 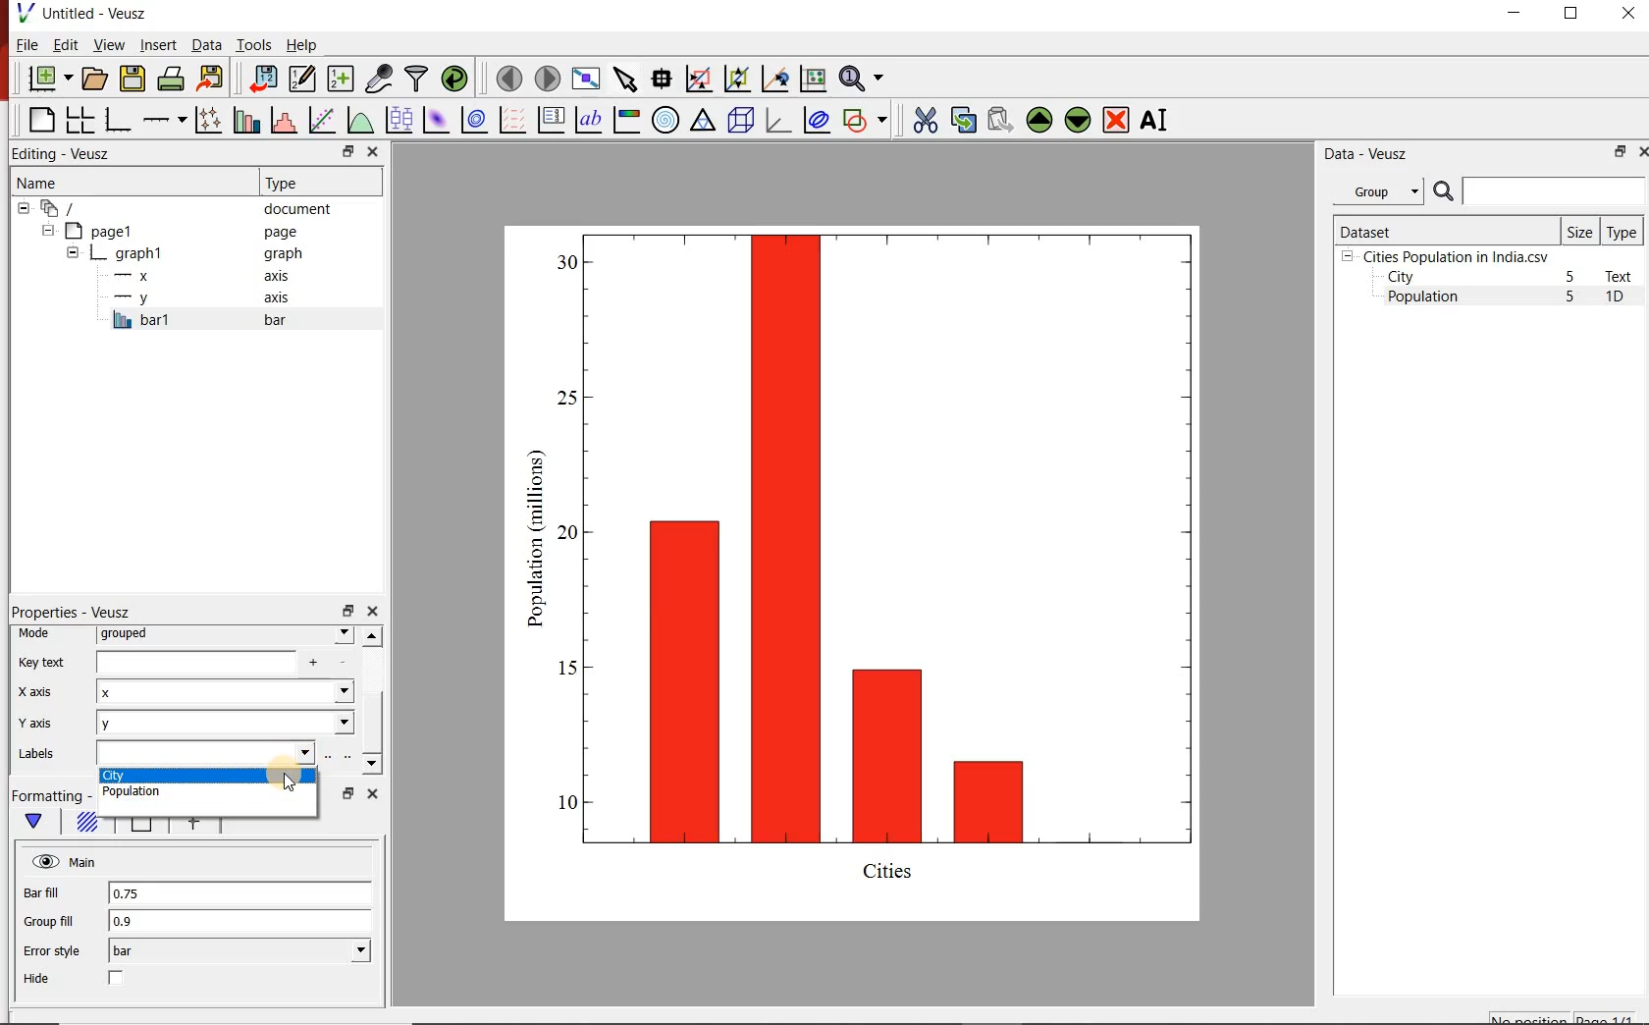 I want to click on Editing - Veusz, so click(x=72, y=153).